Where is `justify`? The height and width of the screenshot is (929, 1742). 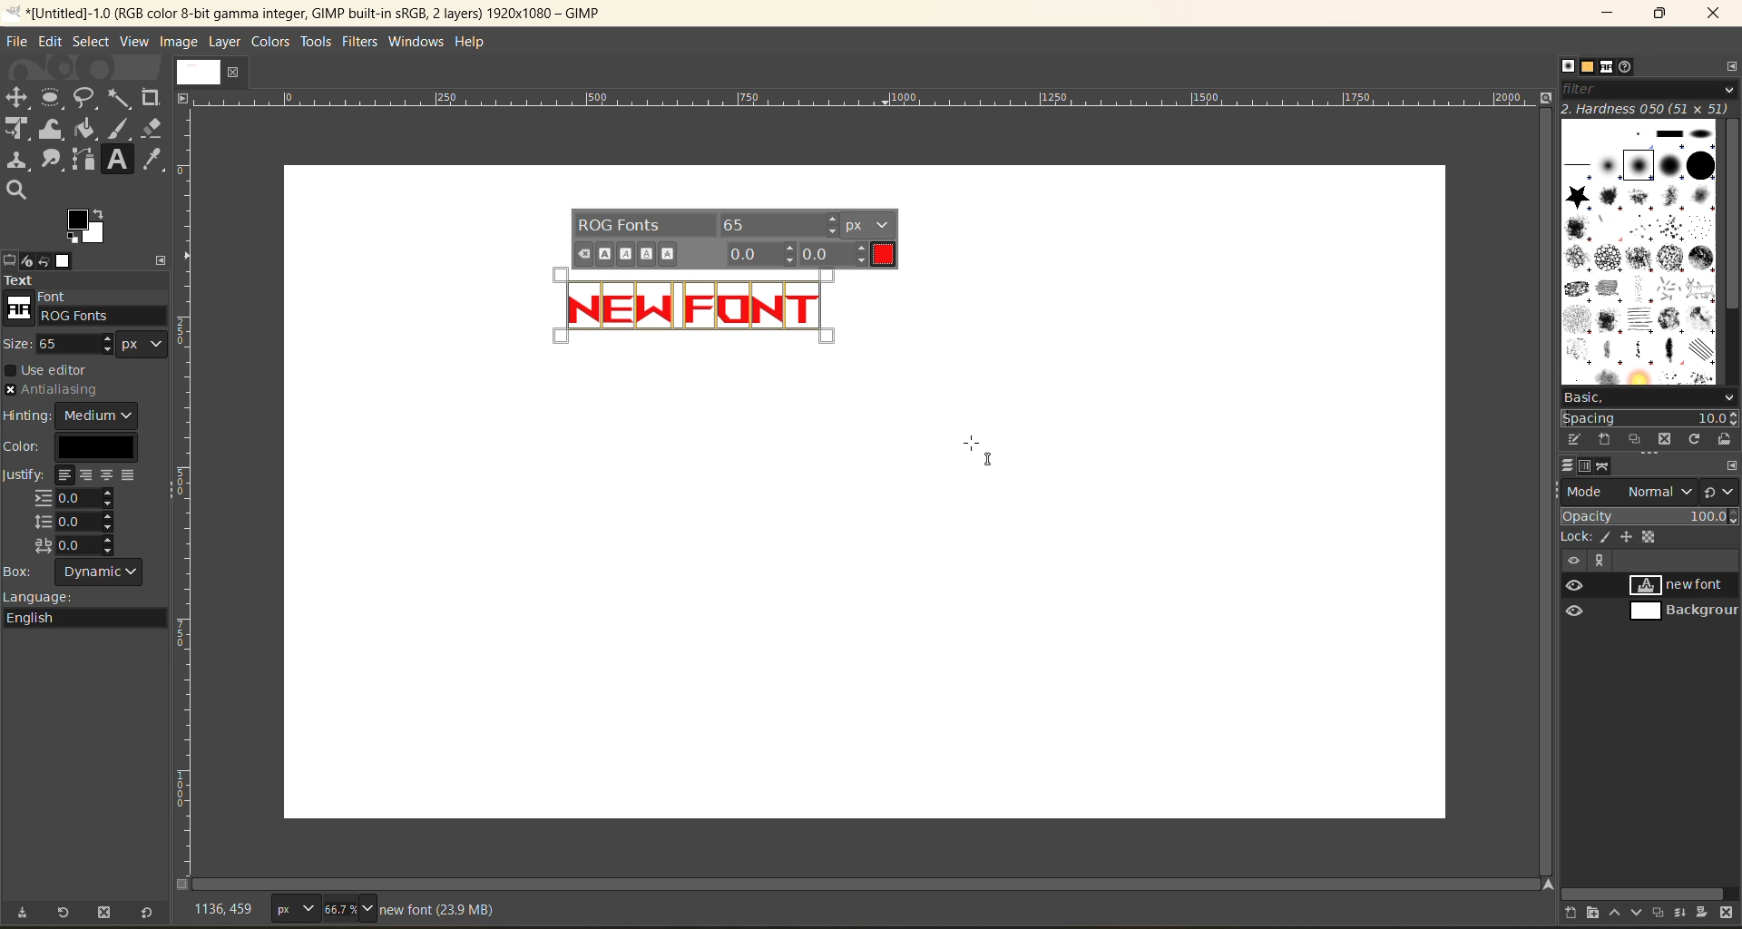 justify is located at coordinates (75, 513).